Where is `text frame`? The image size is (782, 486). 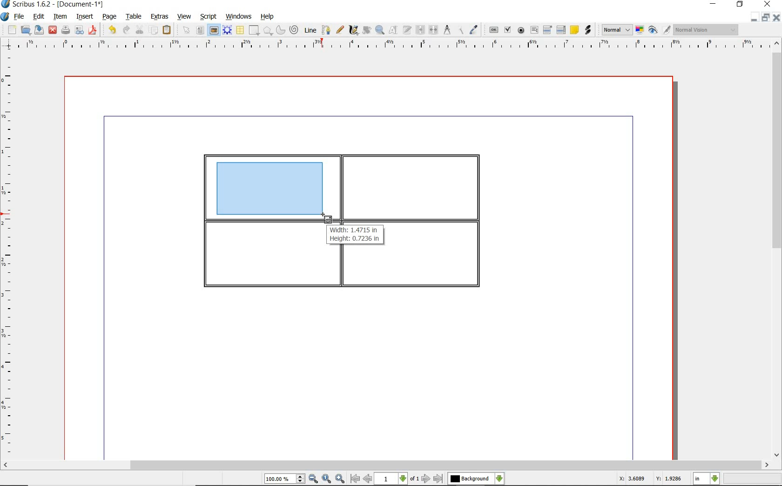
text frame is located at coordinates (201, 31).